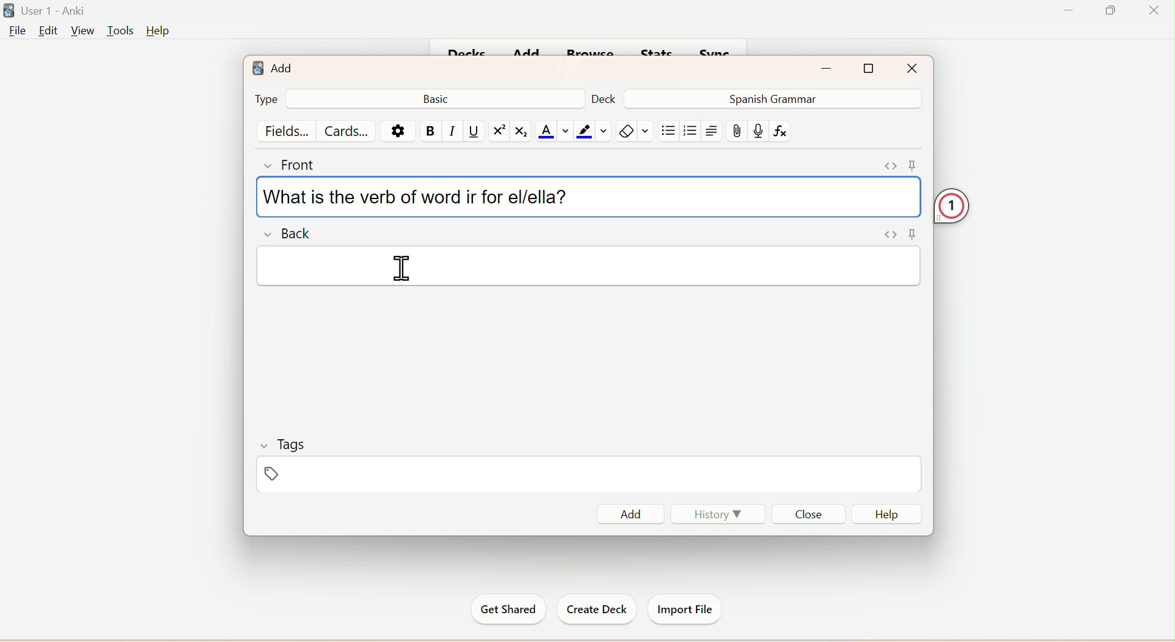 The width and height of the screenshot is (1175, 642). What do you see at coordinates (719, 517) in the screenshot?
I see `History` at bounding box center [719, 517].